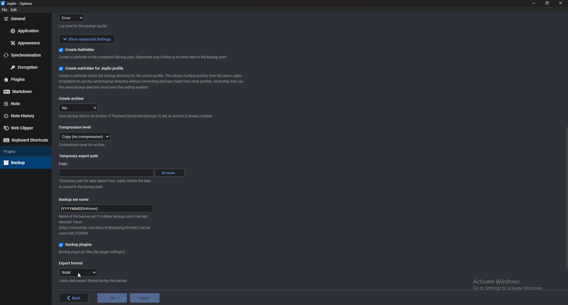 This screenshot has height=305, width=568. What do you see at coordinates (25, 67) in the screenshot?
I see `Encryption` at bounding box center [25, 67].